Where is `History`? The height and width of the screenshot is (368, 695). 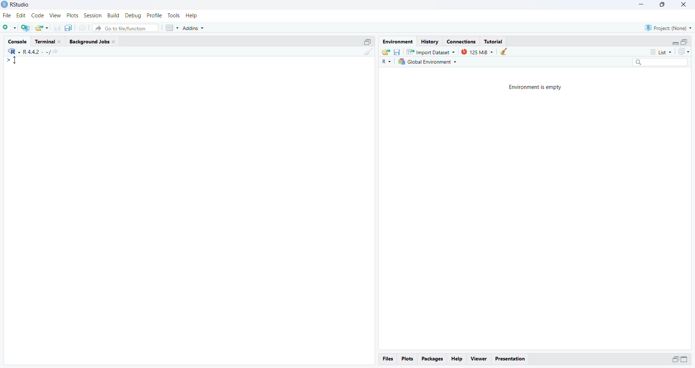 History is located at coordinates (429, 41).